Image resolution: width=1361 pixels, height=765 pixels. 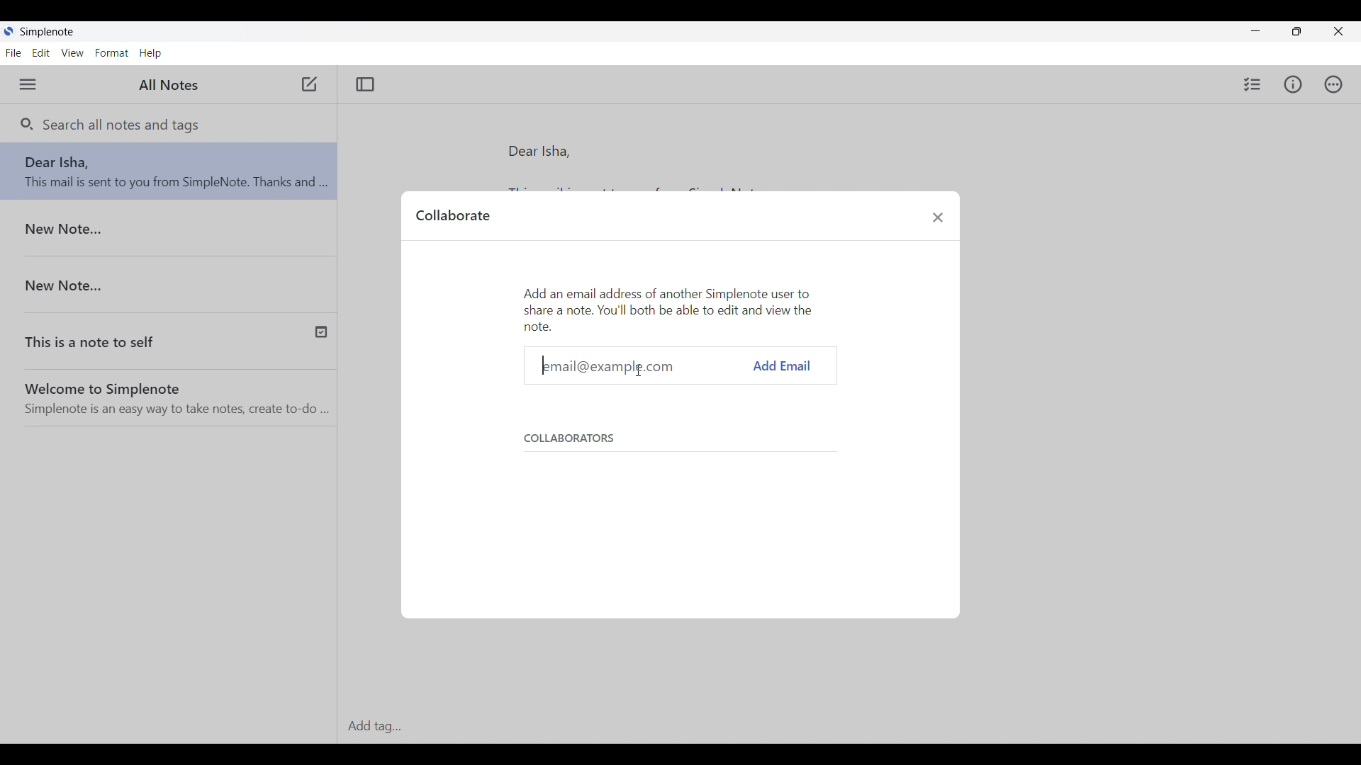 What do you see at coordinates (1338, 31) in the screenshot?
I see `Close` at bounding box center [1338, 31].